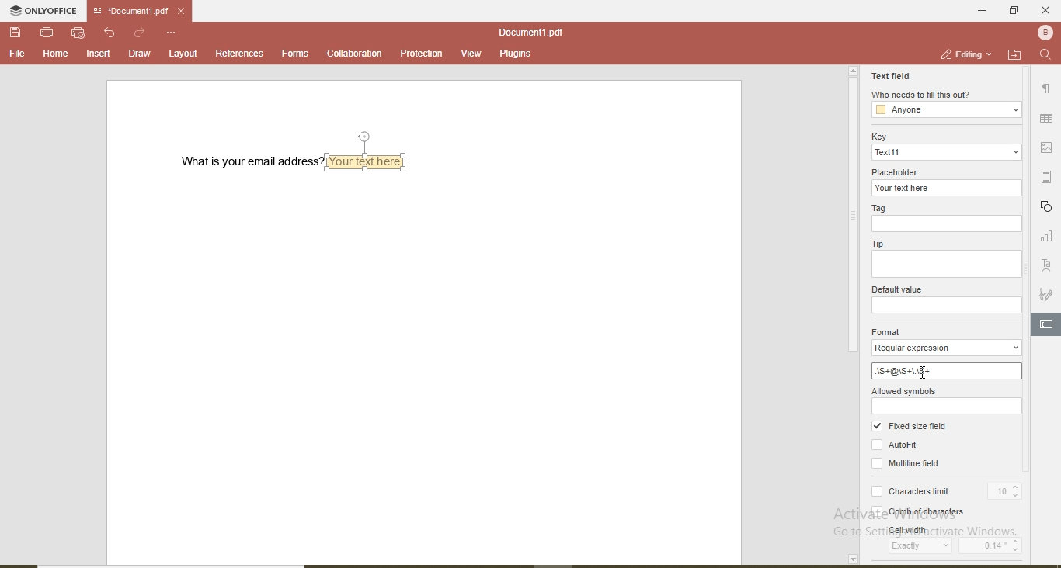 The height and width of the screenshot is (568, 1061). Describe the element at coordinates (920, 95) in the screenshot. I see `who needs to fill this out?` at that location.